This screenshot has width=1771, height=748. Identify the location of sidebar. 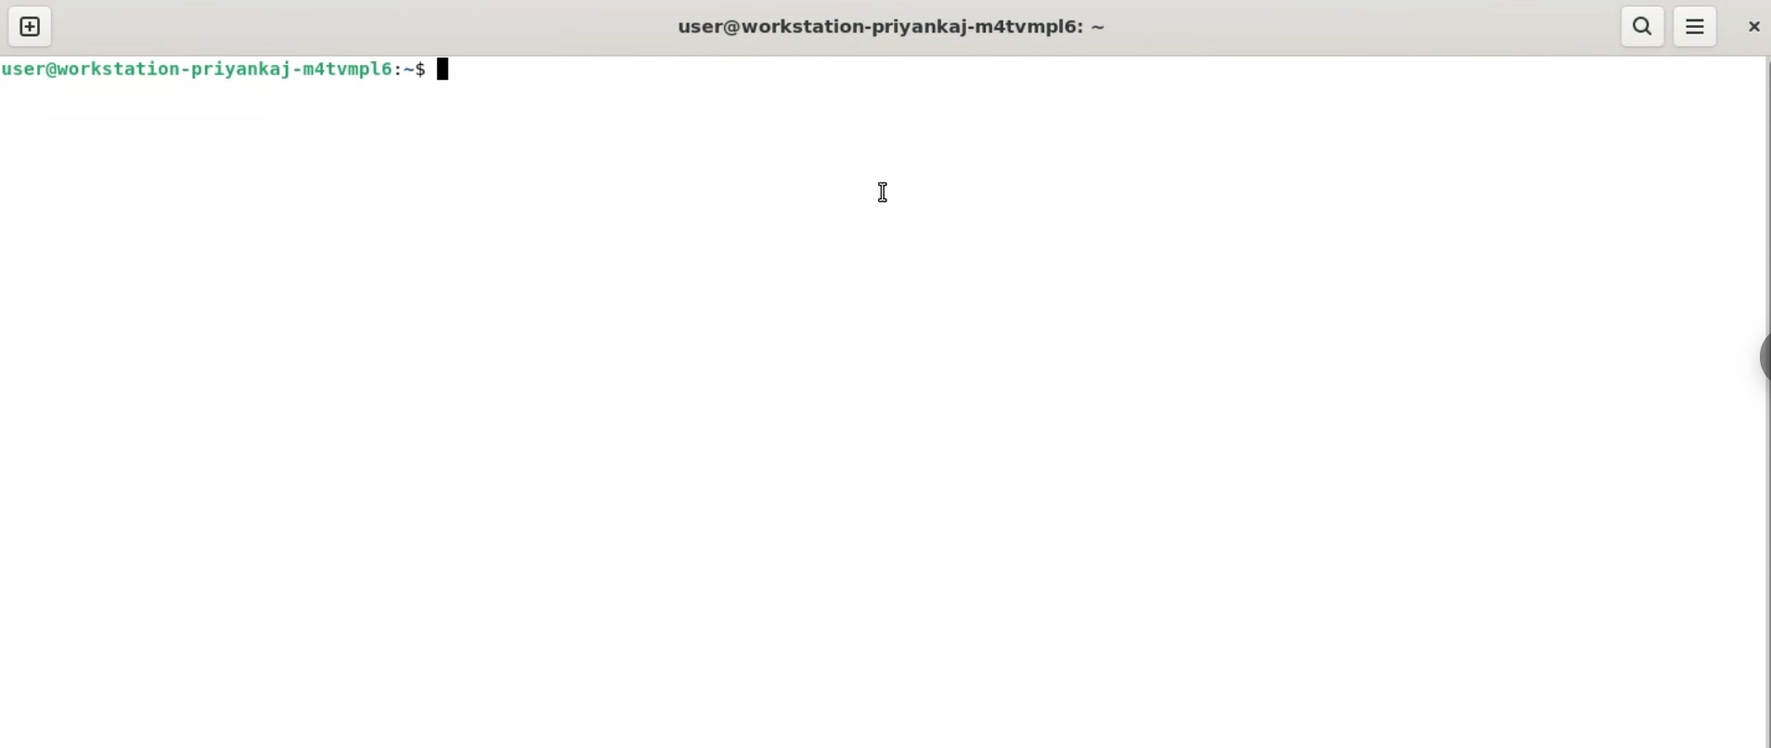
(1762, 354).